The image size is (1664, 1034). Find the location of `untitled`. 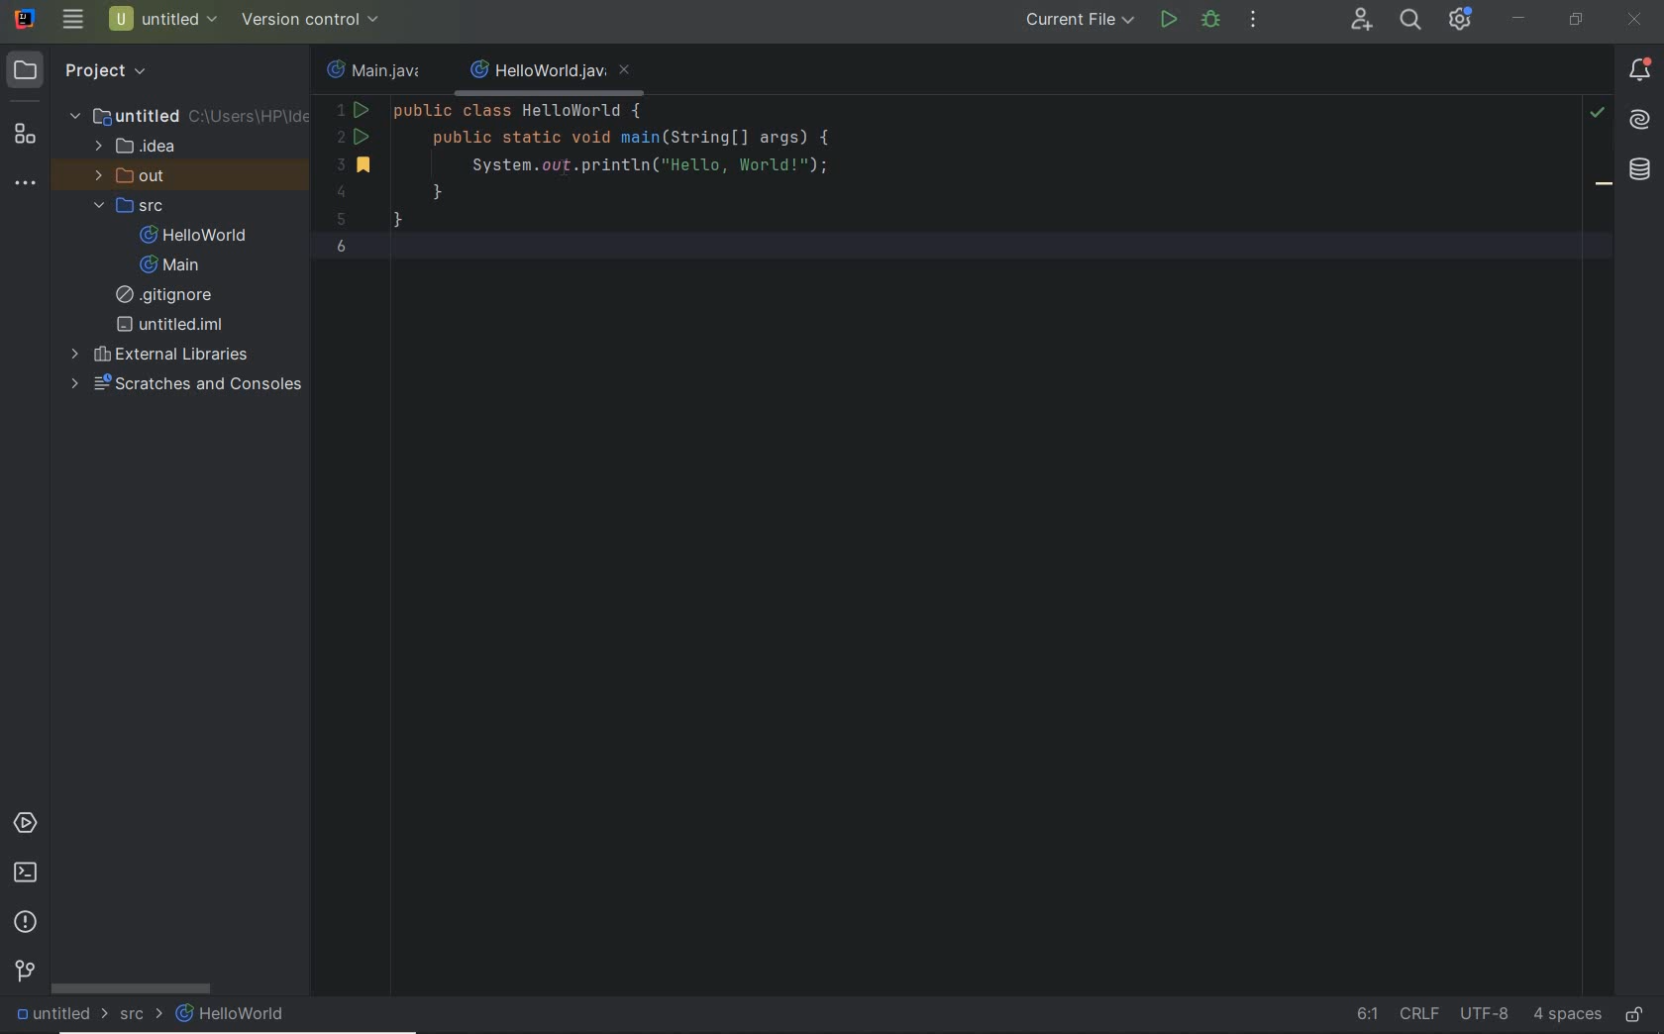

untitled is located at coordinates (189, 114).